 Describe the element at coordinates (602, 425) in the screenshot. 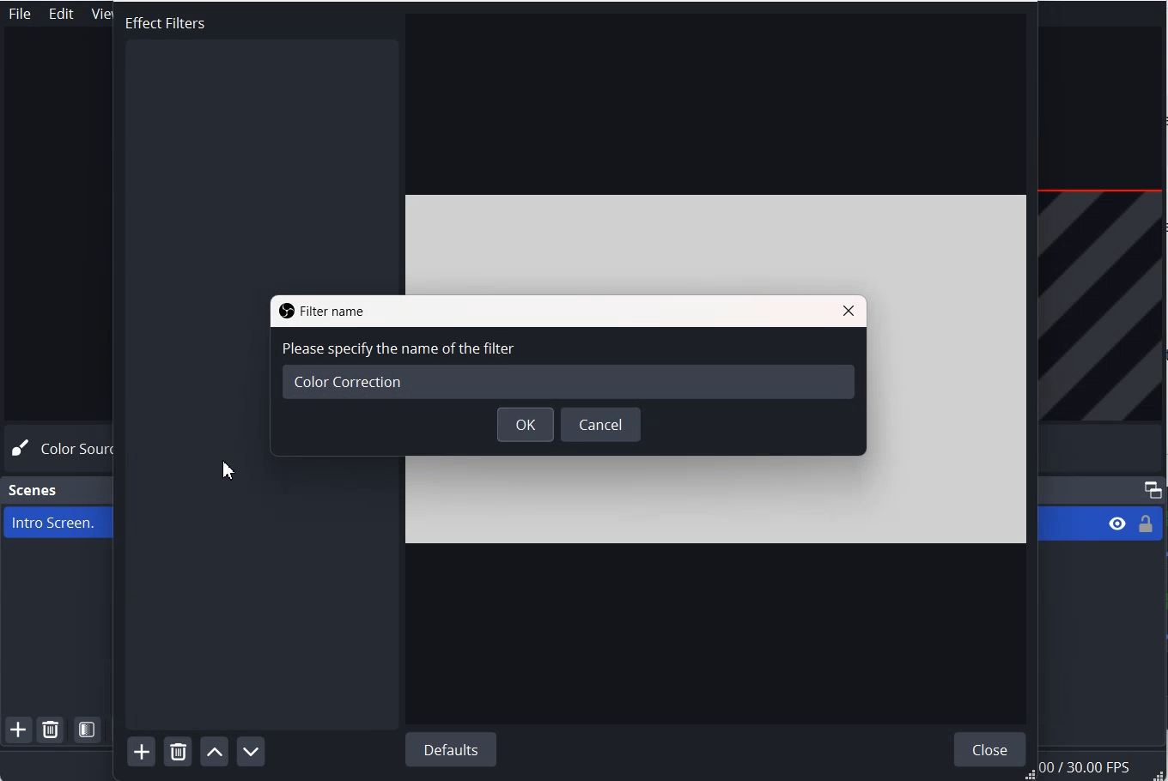

I see `Cancel` at that location.